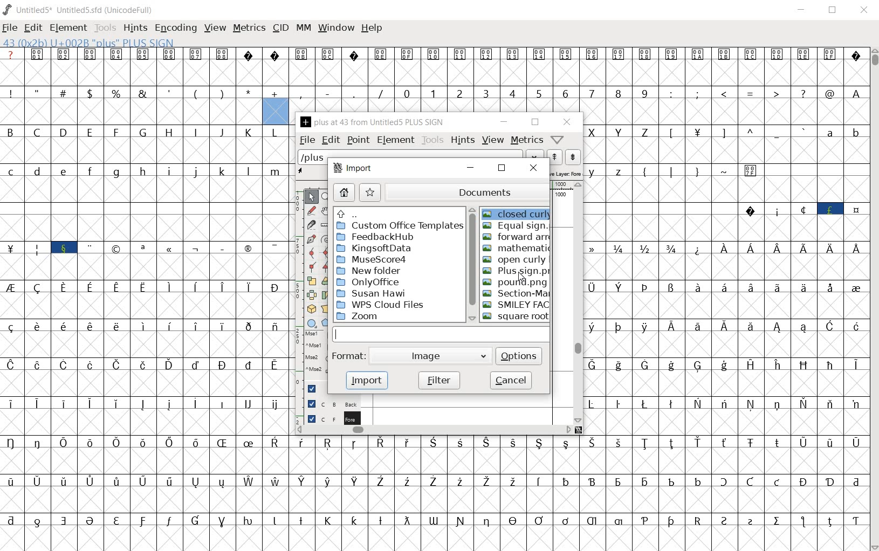  Describe the element at coordinates (596, 339) in the screenshot. I see `` at that location.